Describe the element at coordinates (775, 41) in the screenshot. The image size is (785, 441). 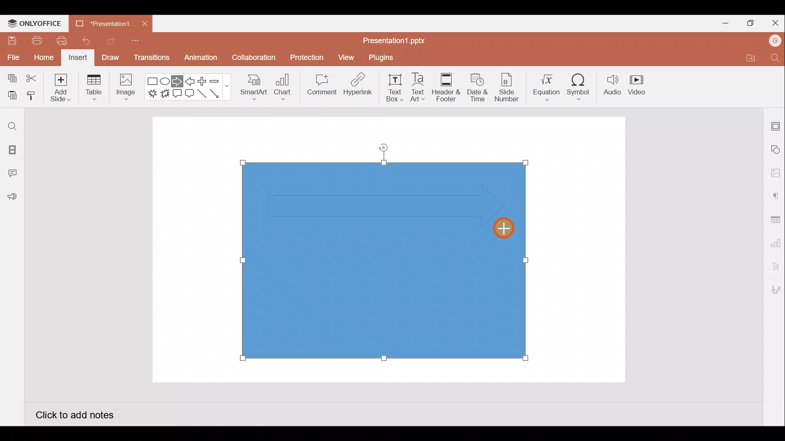
I see `Account name` at that location.